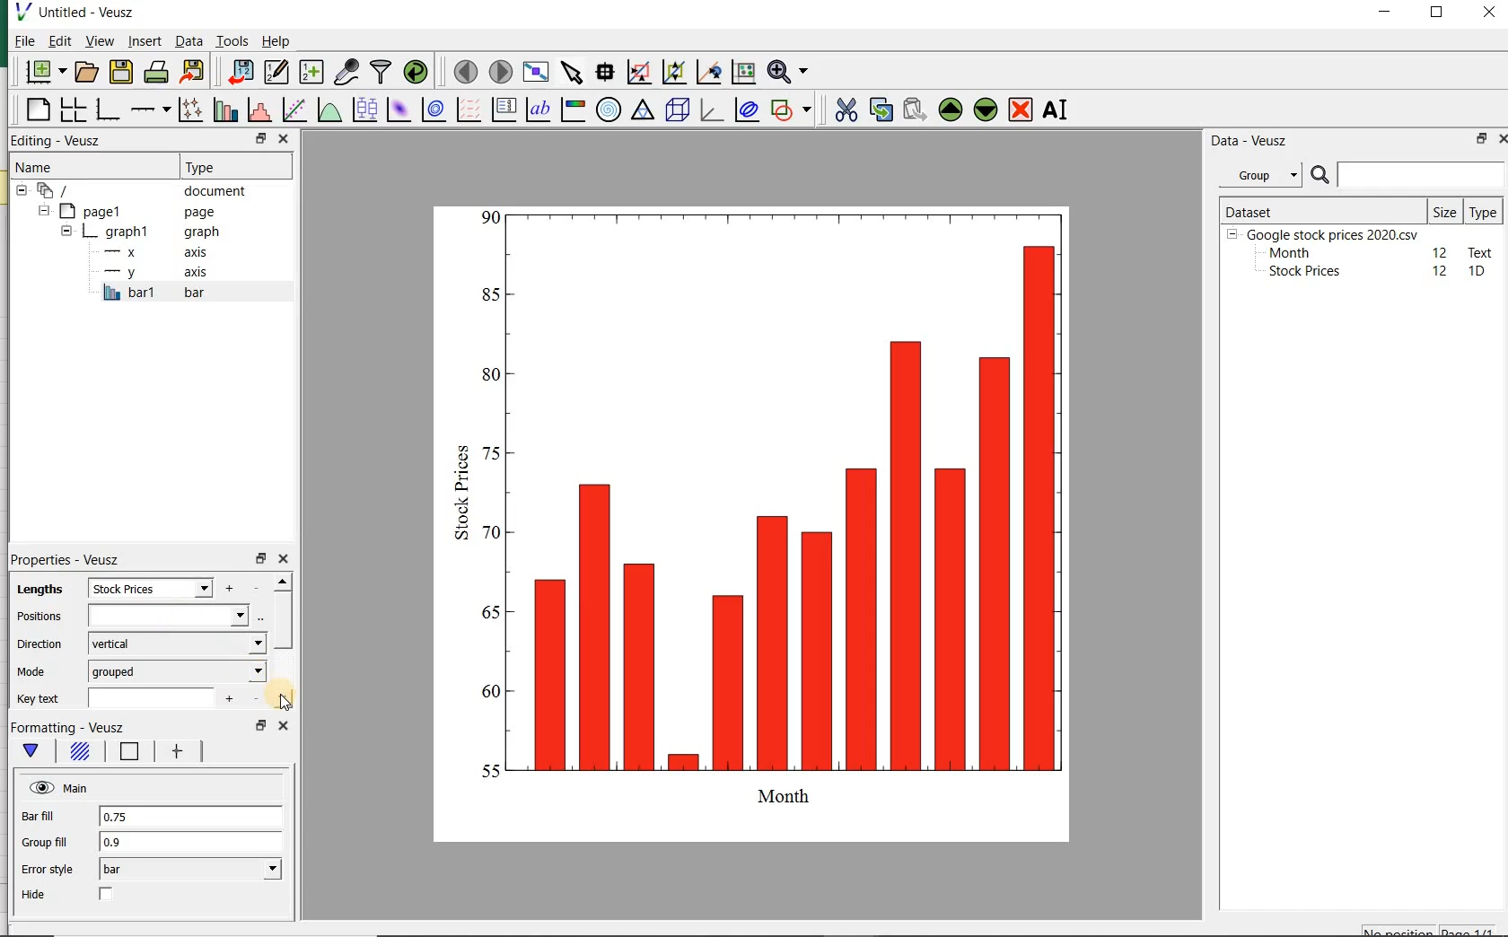 Image resolution: width=1508 pixels, height=937 pixels. Describe the element at coordinates (764, 520) in the screenshot. I see `bar graph` at that location.